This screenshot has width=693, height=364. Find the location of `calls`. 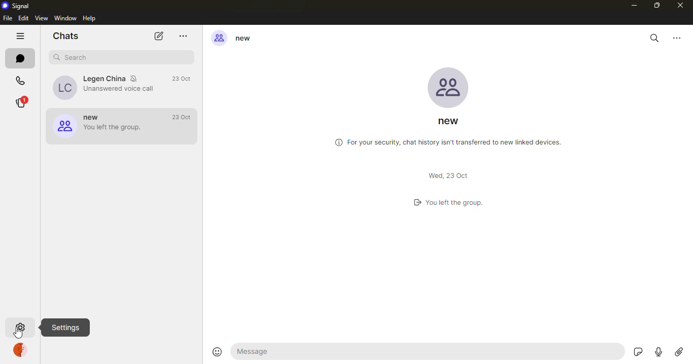

calls is located at coordinates (20, 81).